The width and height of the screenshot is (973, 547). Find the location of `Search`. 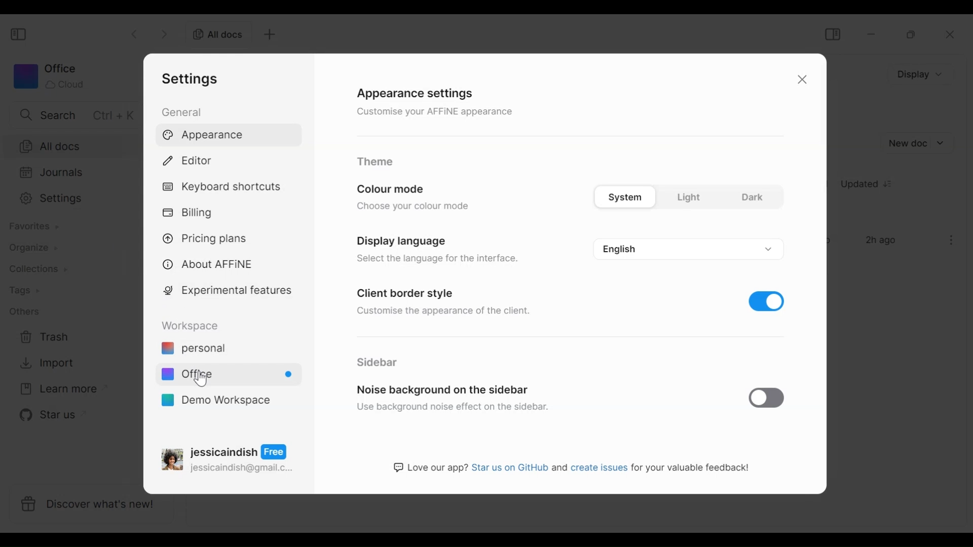

Search is located at coordinates (74, 114).